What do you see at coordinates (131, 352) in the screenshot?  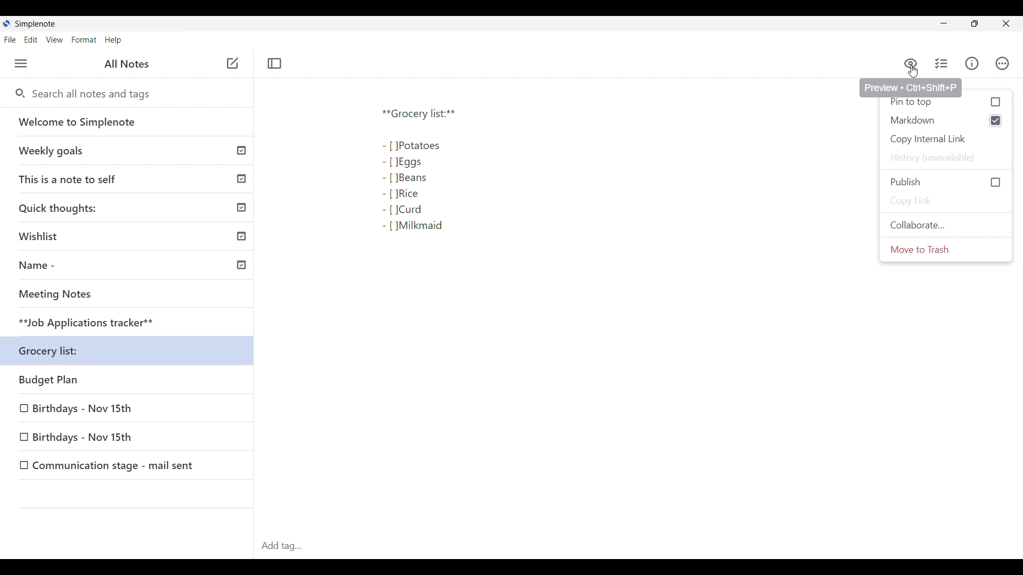 I see `**Grocery list:**` at bounding box center [131, 352].